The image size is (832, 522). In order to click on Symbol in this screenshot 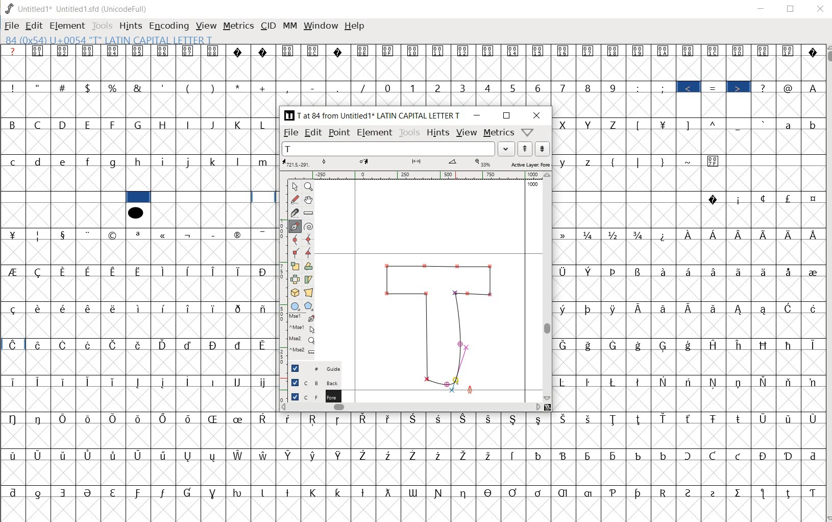, I will do `click(664, 345)`.